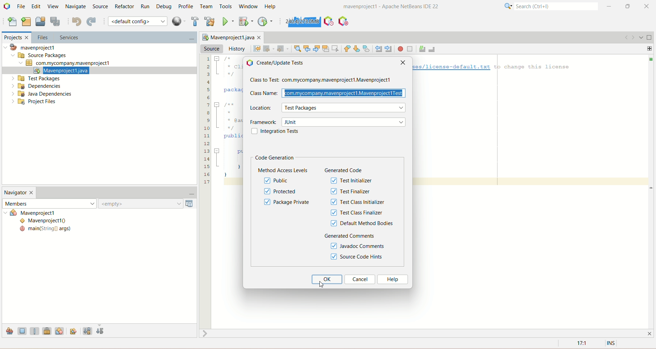 The image size is (656, 349). What do you see at coordinates (647, 48) in the screenshot?
I see `add` at bounding box center [647, 48].